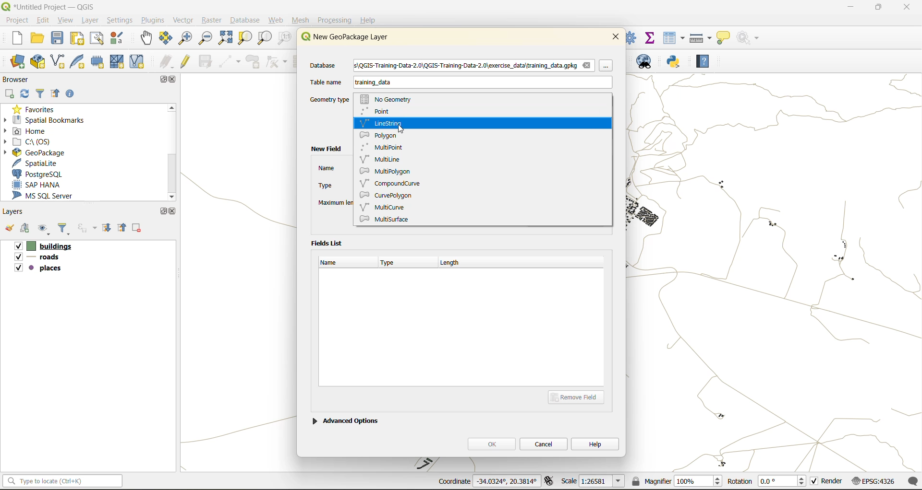 The image size is (922, 490). What do you see at coordinates (455, 261) in the screenshot?
I see `length` at bounding box center [455, 261].